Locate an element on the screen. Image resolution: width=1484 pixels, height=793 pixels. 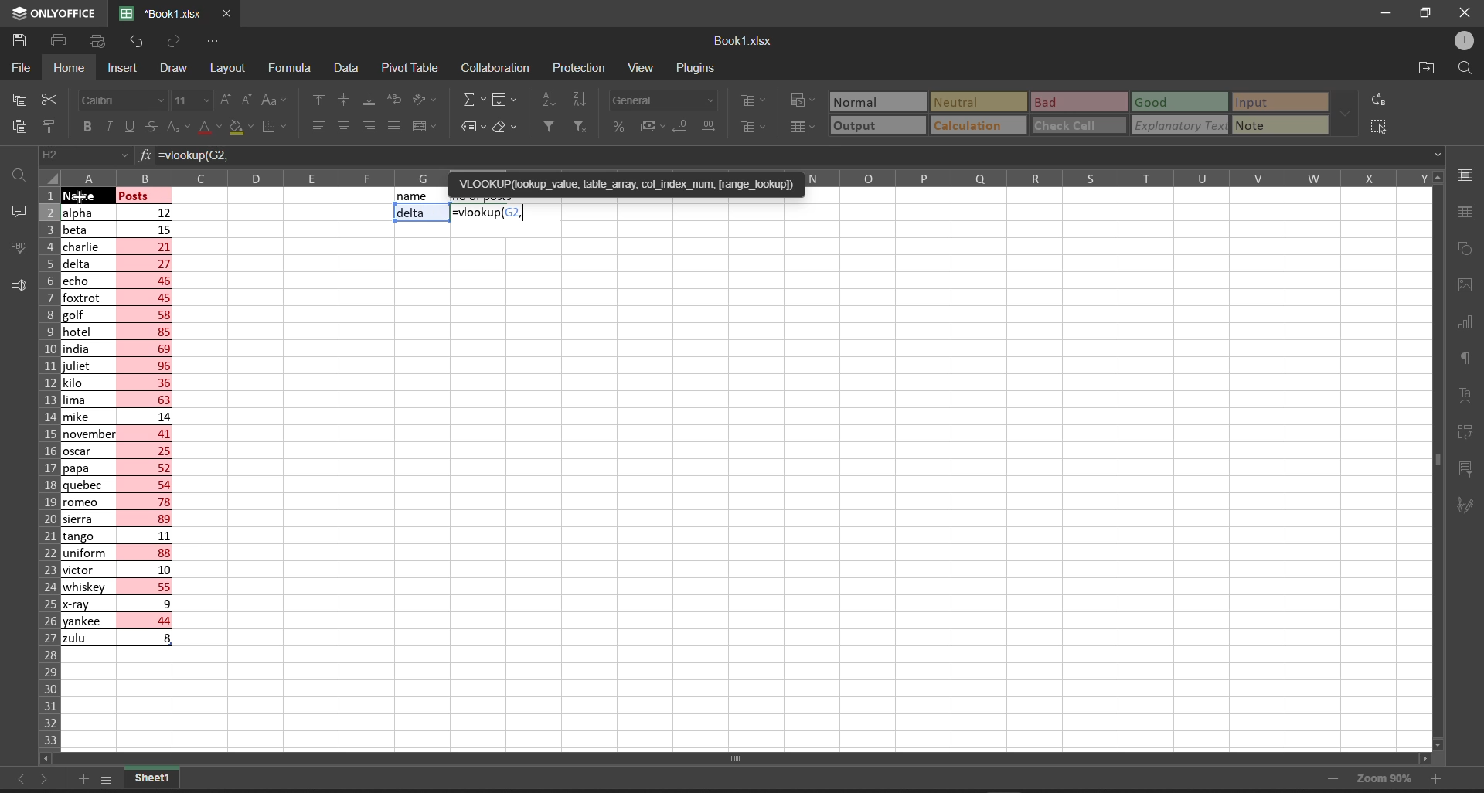
underline is located at coordinates (127, 125).